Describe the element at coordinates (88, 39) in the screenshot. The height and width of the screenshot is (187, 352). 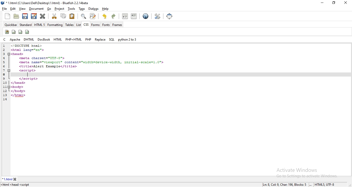
I see `php` at that location.